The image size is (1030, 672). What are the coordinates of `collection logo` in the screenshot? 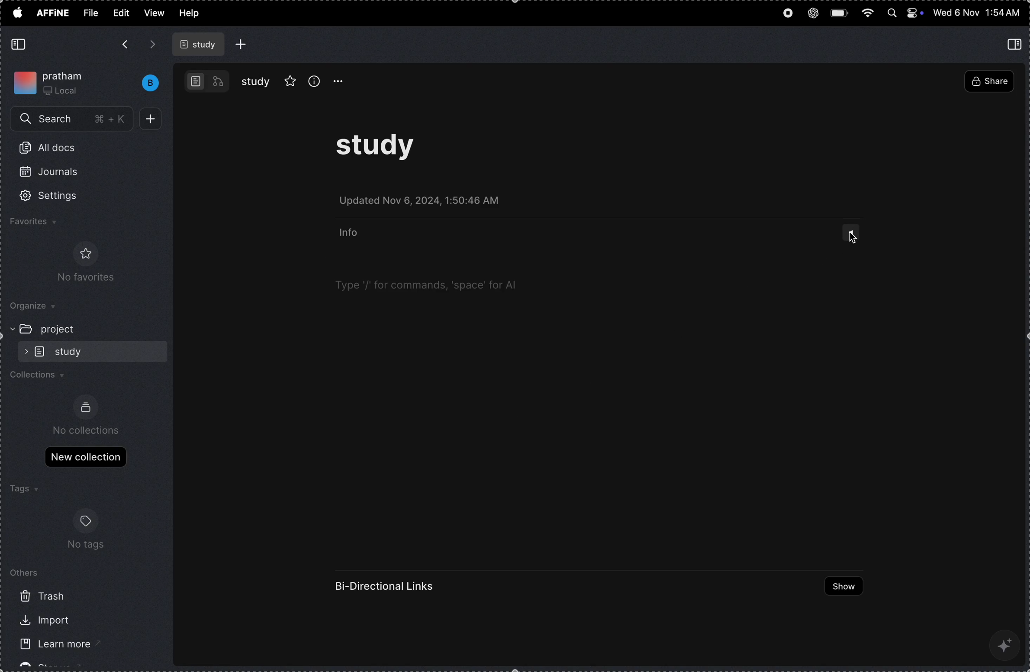 It's located at (86, 407).